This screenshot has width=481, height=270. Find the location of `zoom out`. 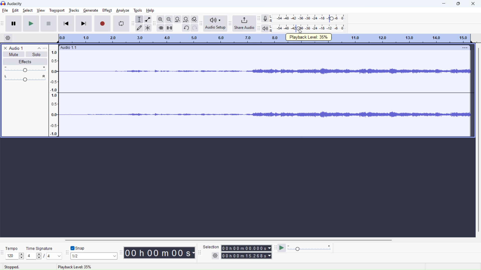

zoom out is located at coordinates (169, 19).